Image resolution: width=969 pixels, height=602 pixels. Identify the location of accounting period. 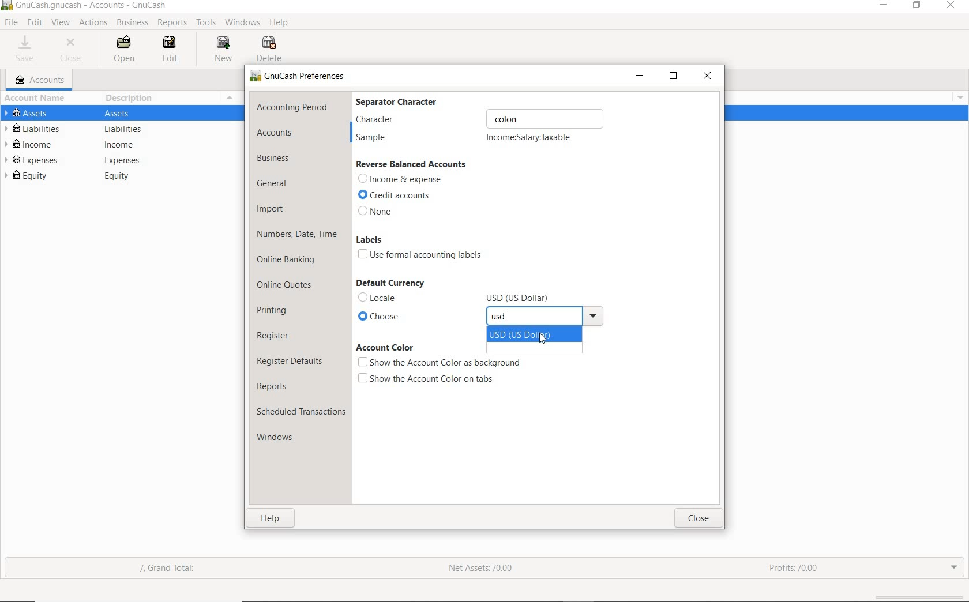
(292, 107).